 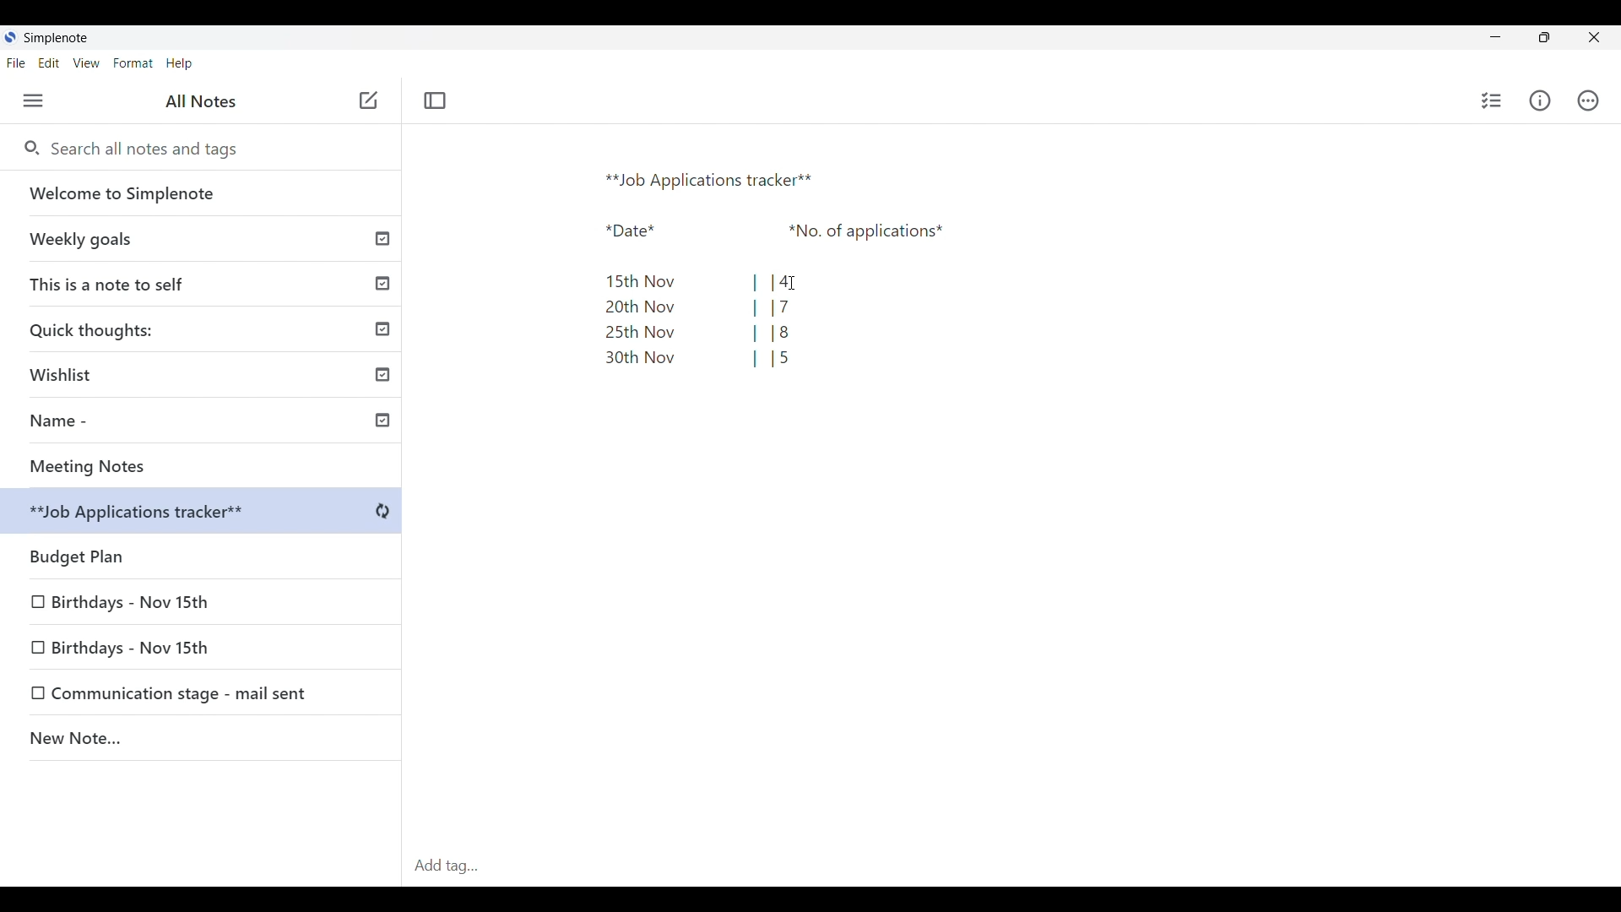 What do you see at coordinates (9, 37) in the screenshot?
I see `Software logo` at bounding box center [9, 37].